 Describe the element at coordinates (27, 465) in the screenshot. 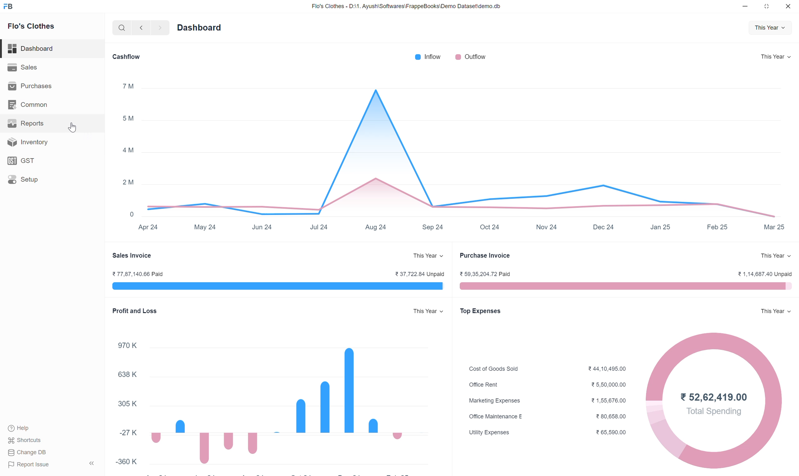

I see `Report Issue` at that location.